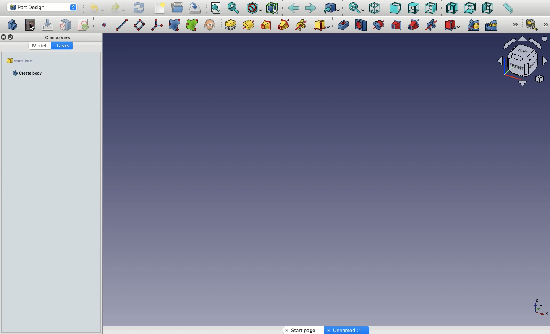 This screenshot has width=550, height=334. Describe the element at coordinates (39, 46) in the screenshot. I see `Model` at that location.